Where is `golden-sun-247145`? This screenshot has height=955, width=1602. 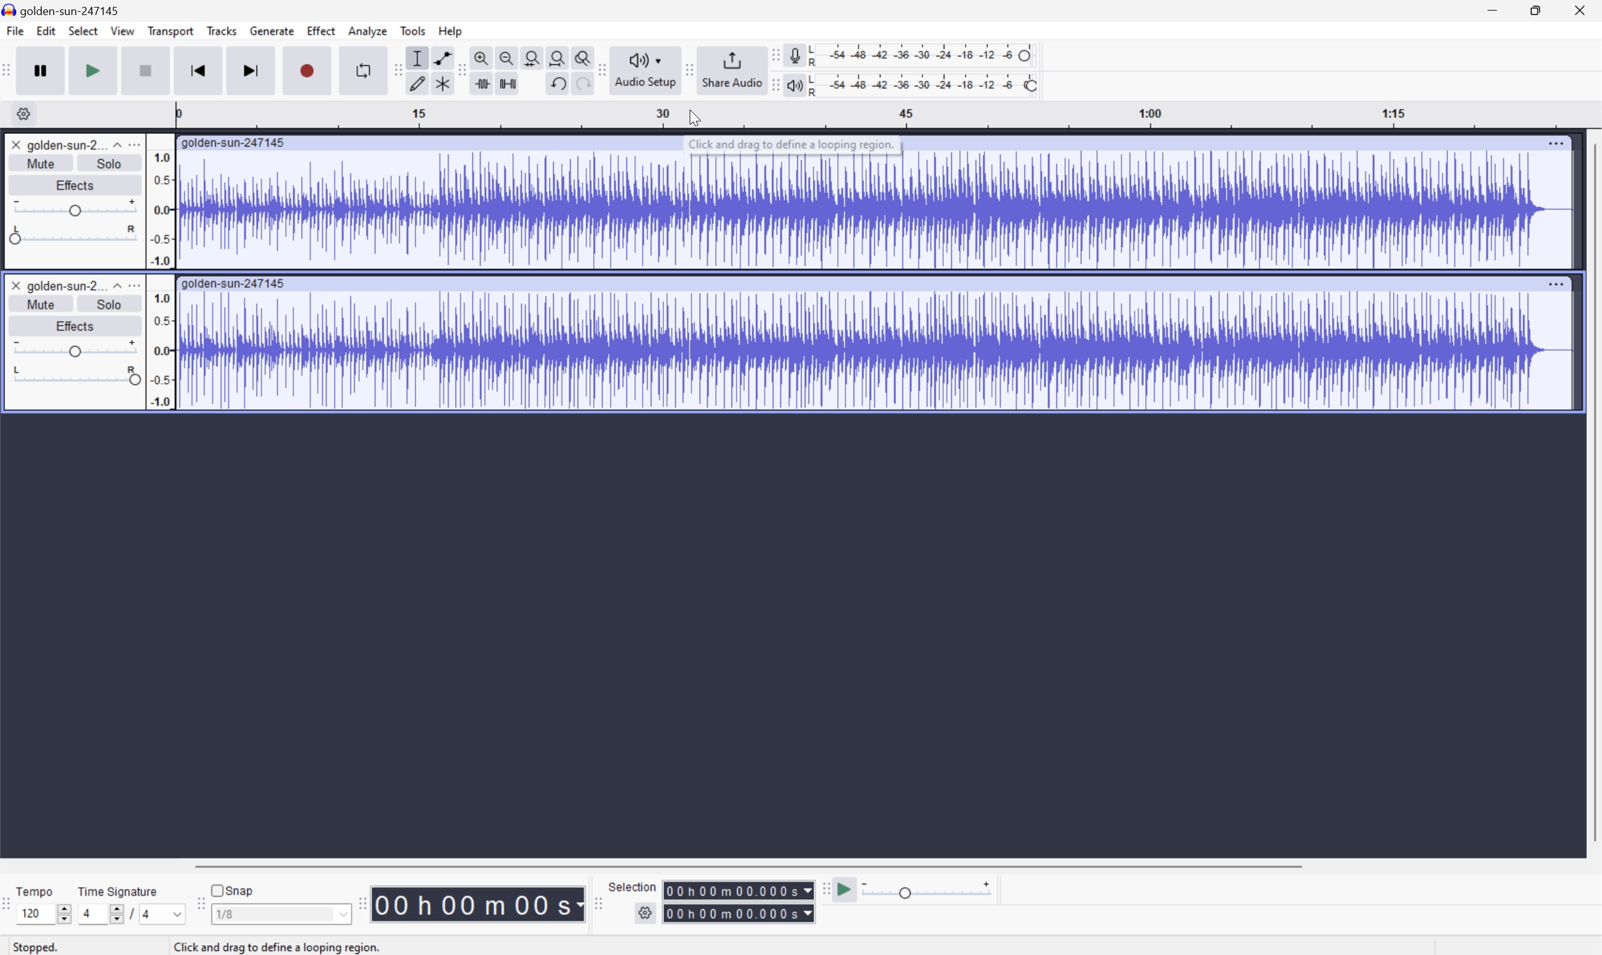 golden-sun-247145 is located at coordinates (237, 142).